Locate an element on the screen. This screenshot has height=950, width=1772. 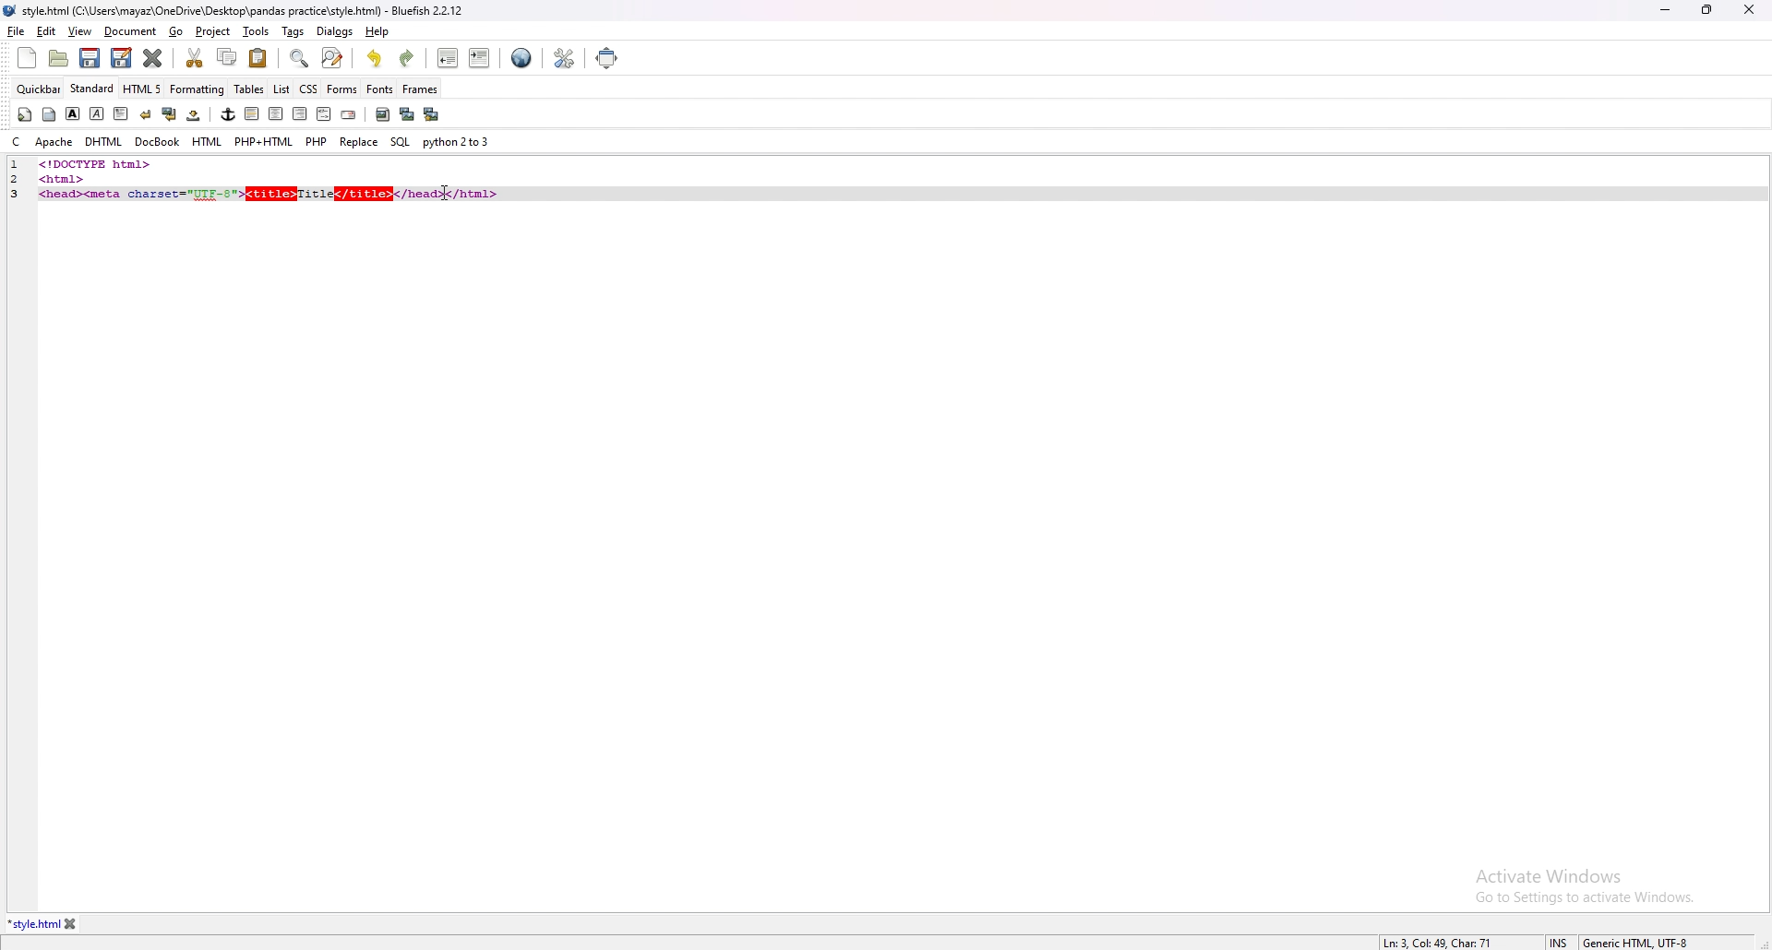
save as is located at coordinates (121, 58).